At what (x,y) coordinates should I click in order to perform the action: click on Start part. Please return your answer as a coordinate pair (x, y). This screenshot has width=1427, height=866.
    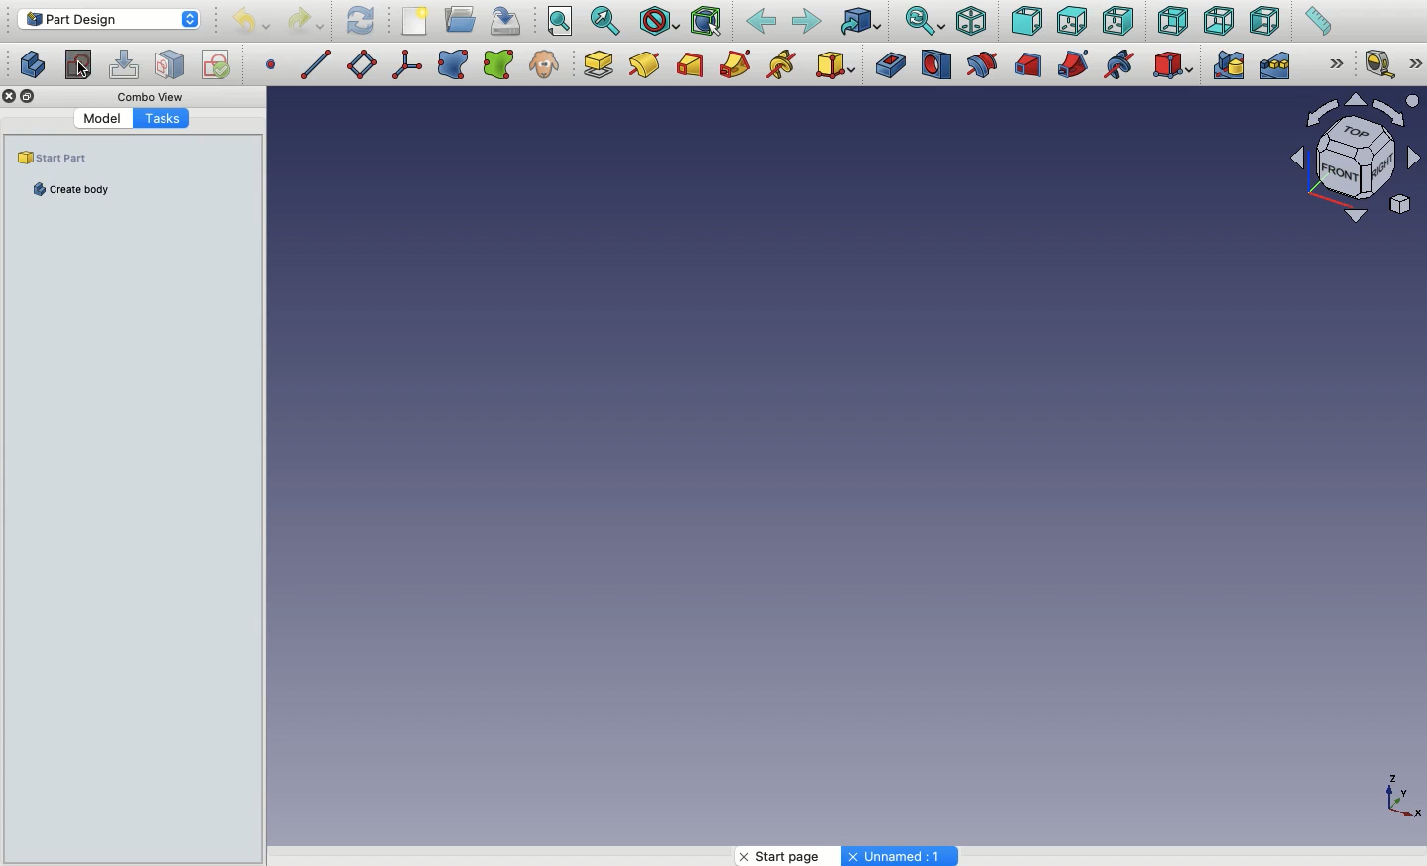
    Looking at the image, I should click on (55, 156).